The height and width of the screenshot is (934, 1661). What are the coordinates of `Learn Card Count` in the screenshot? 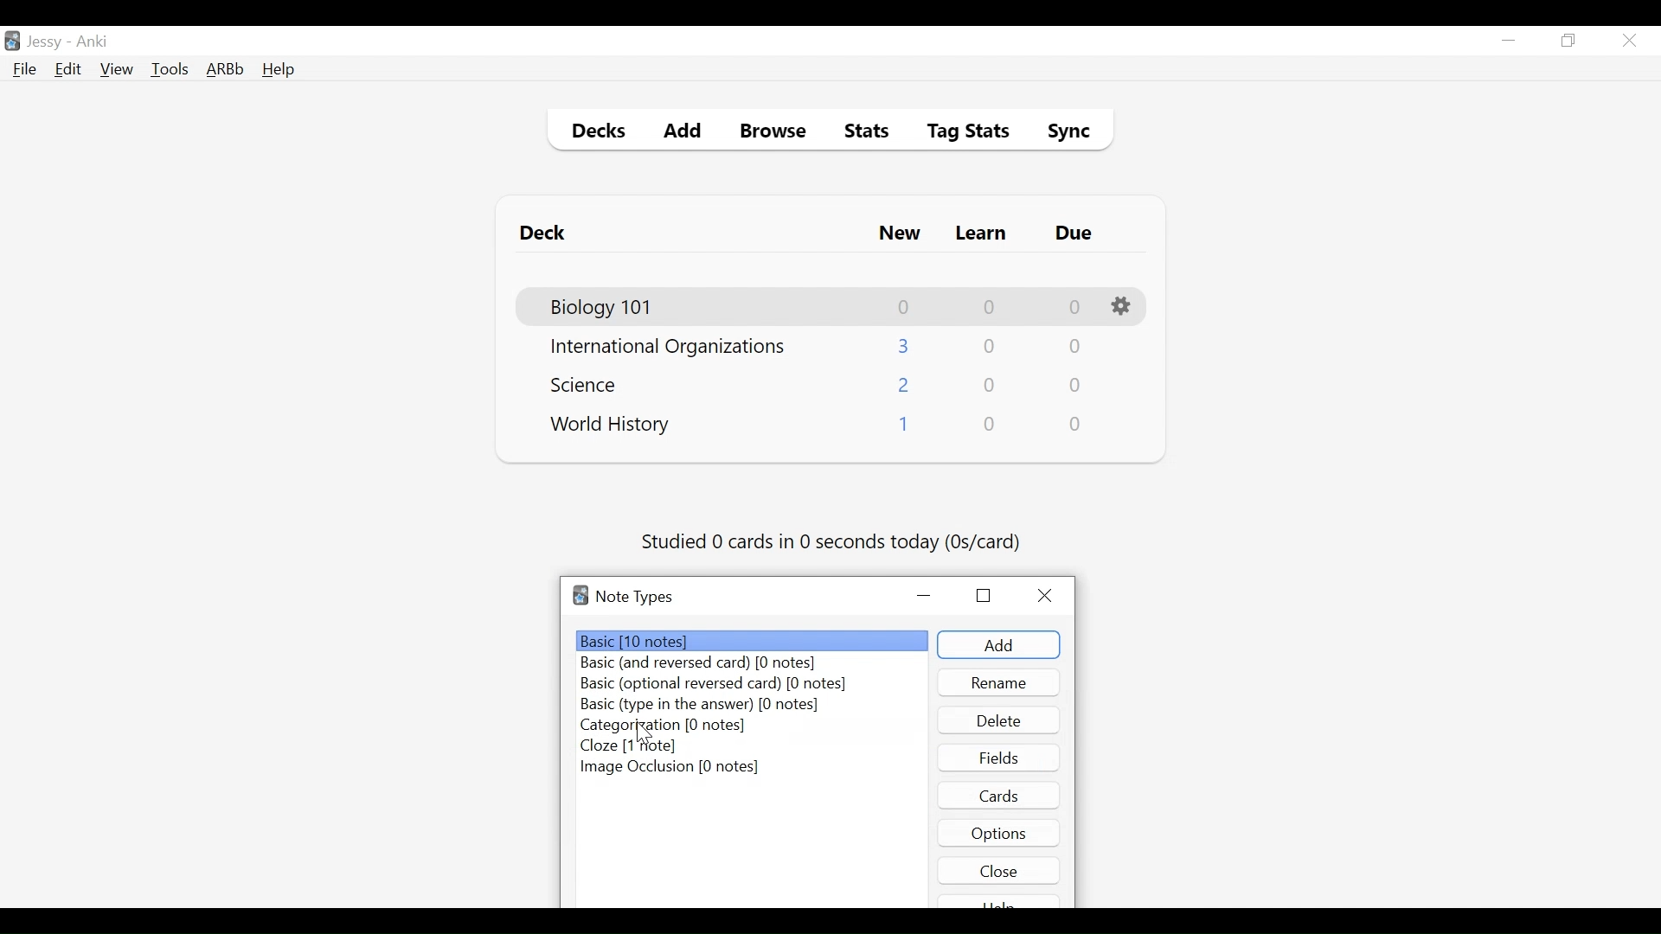 It's located at (988, 307).